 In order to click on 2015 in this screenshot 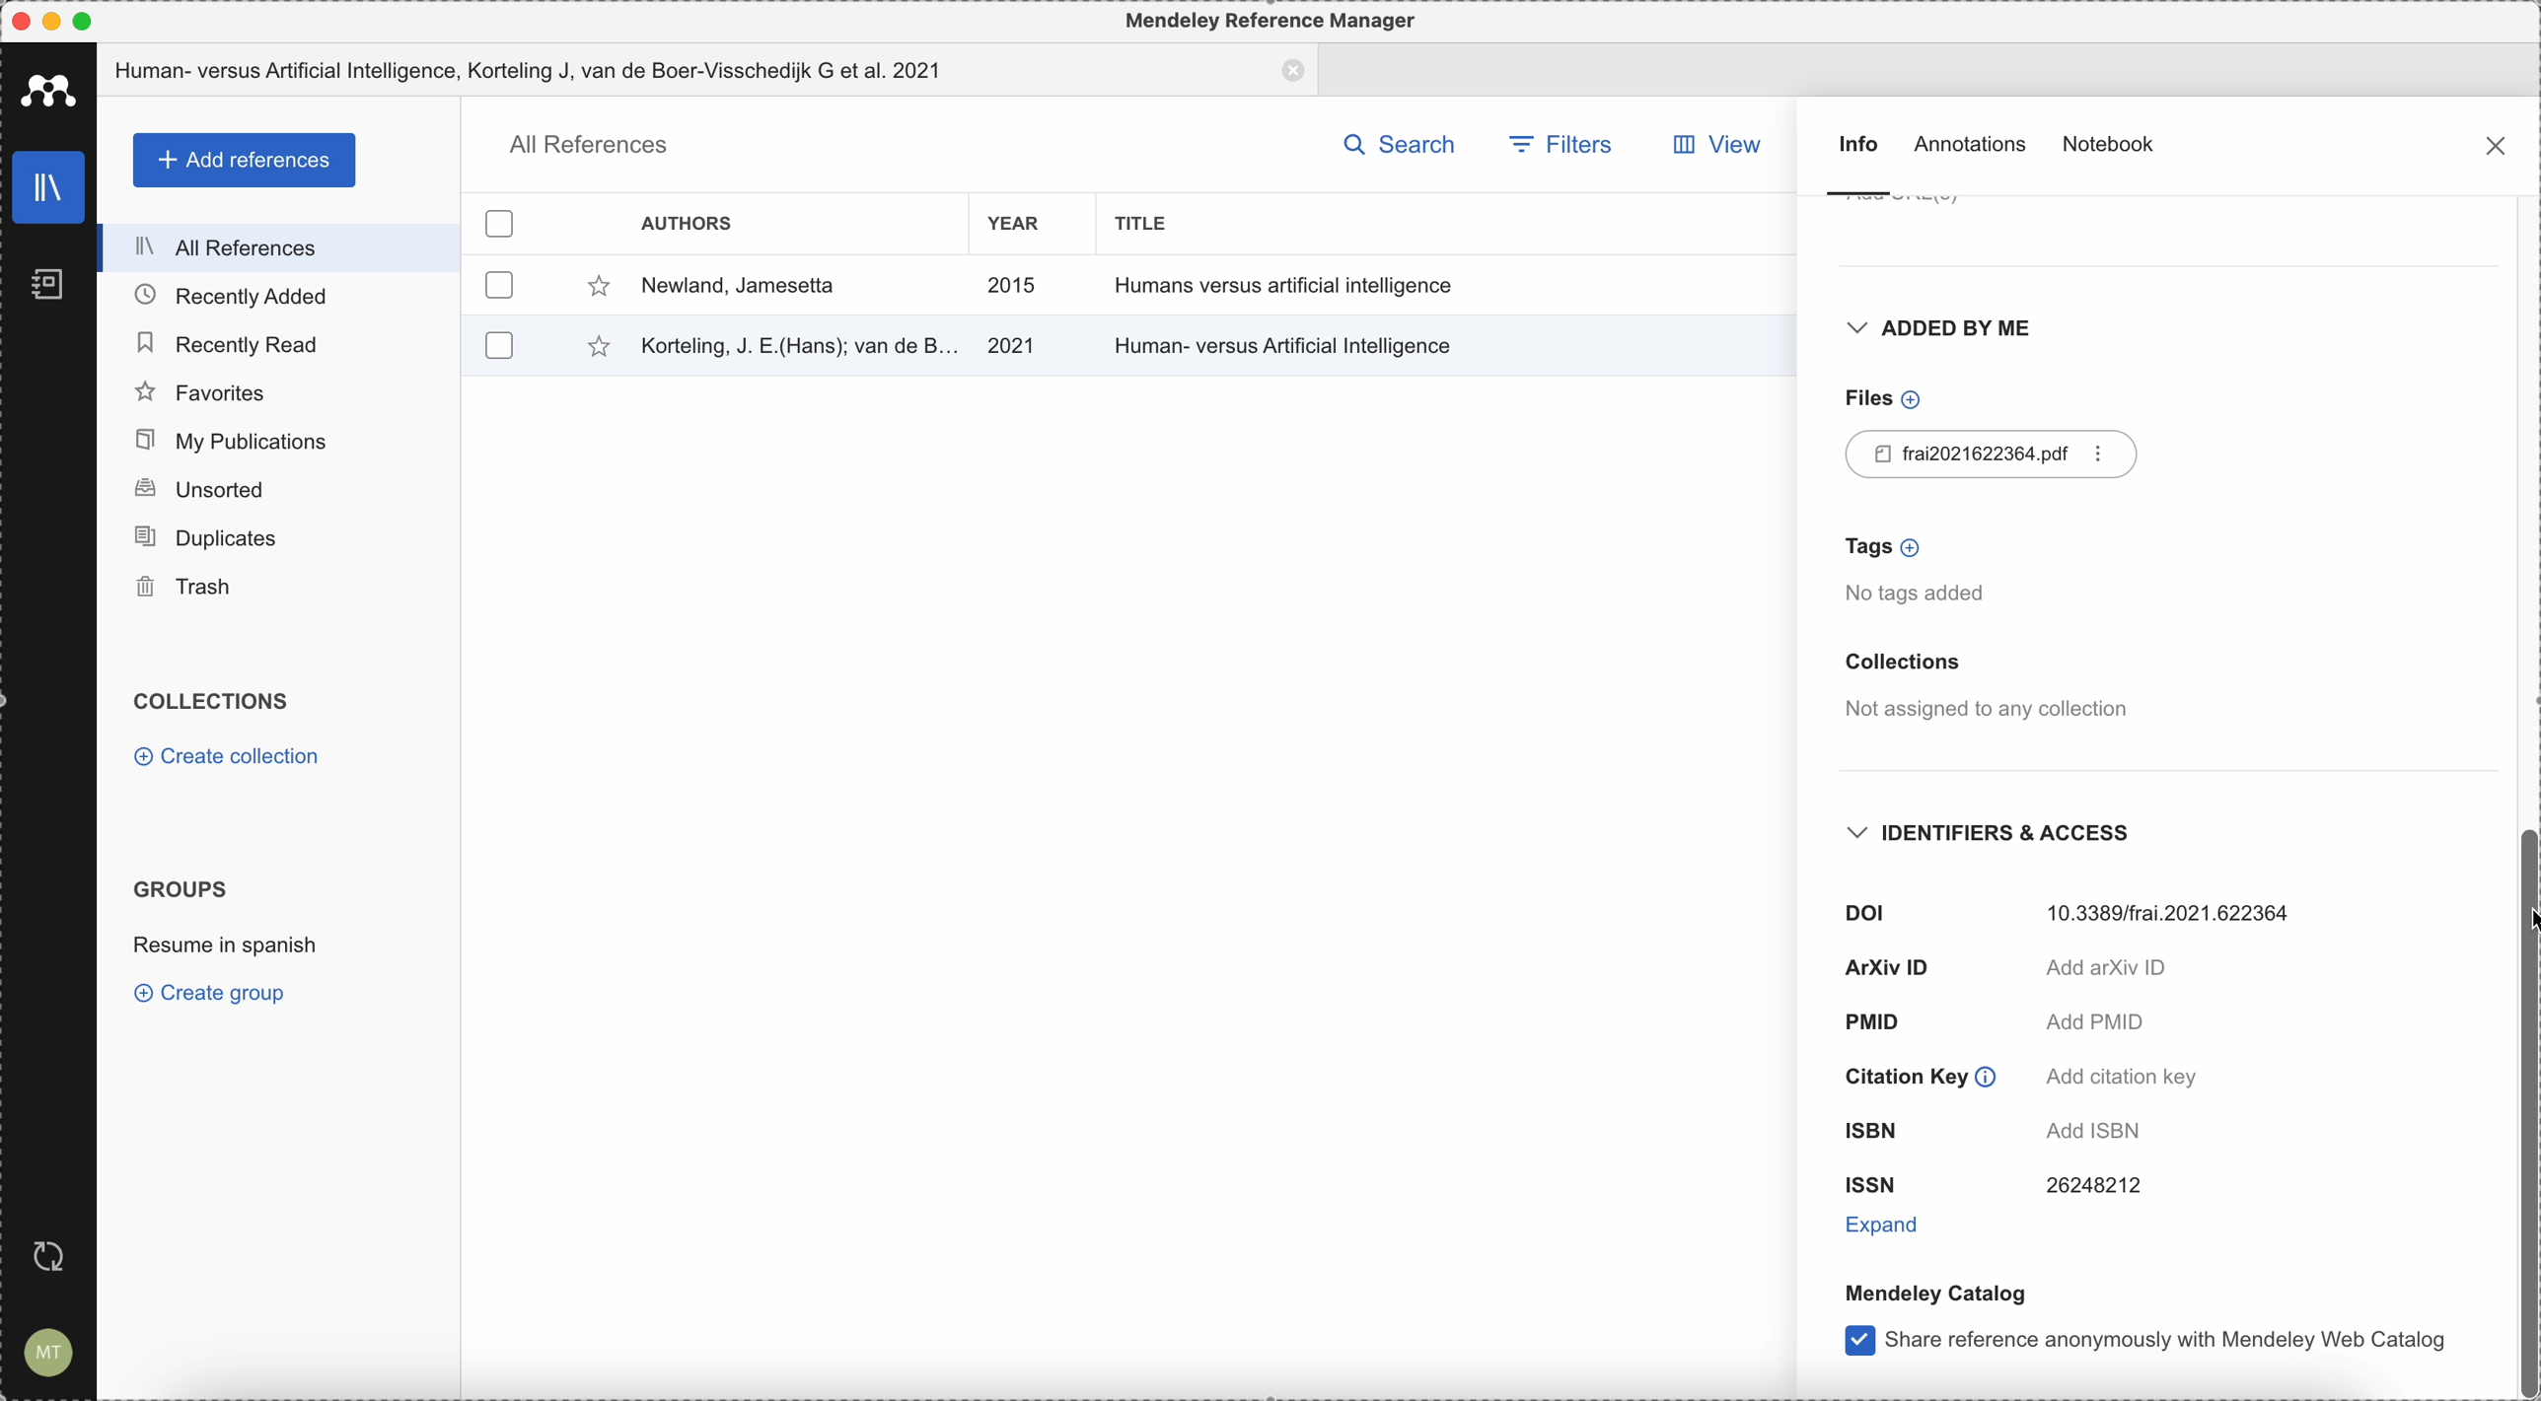, I will do `click(1013, 286)`.